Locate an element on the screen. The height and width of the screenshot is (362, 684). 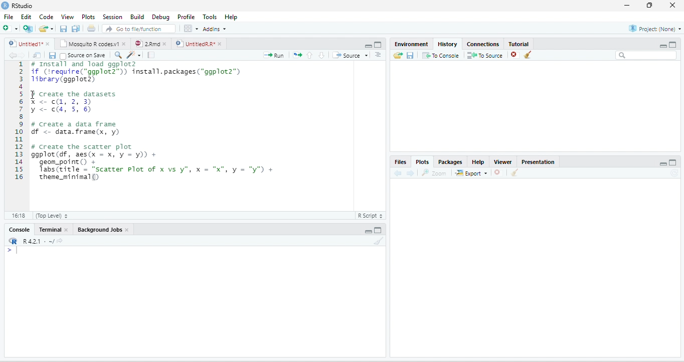
Run is located at coordinates (274, 55).